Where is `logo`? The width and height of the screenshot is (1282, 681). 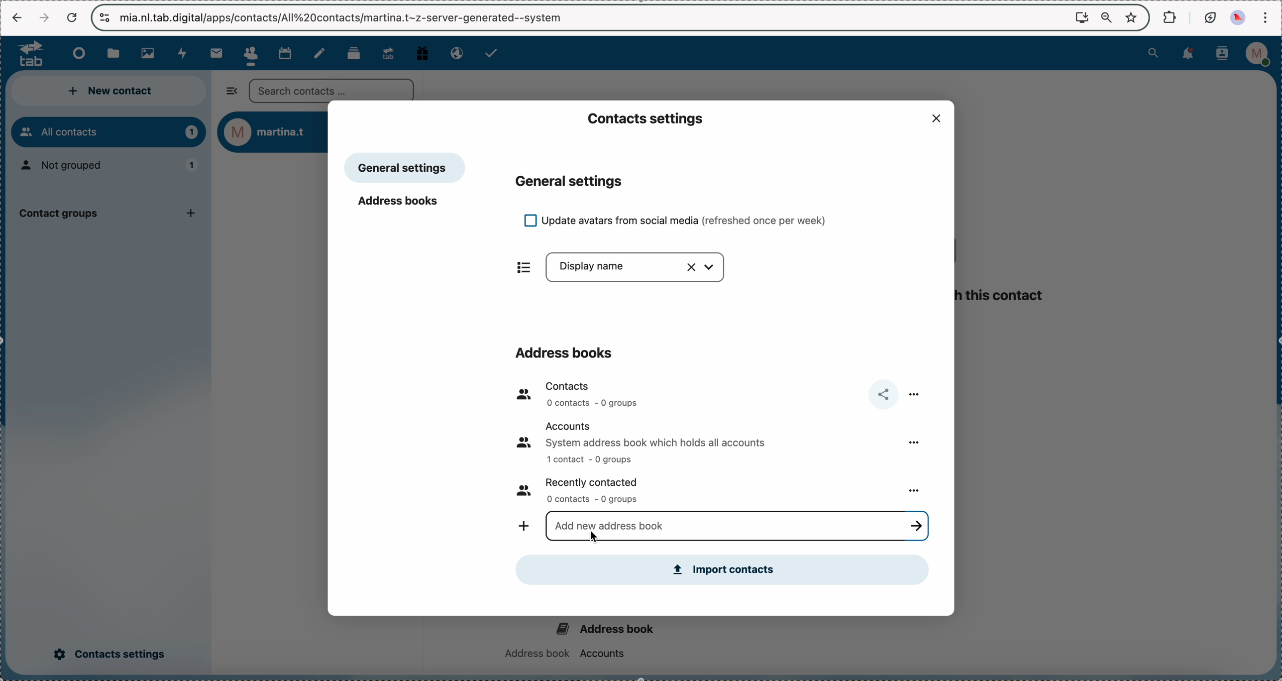 logo is located at coordinates (25, 54).